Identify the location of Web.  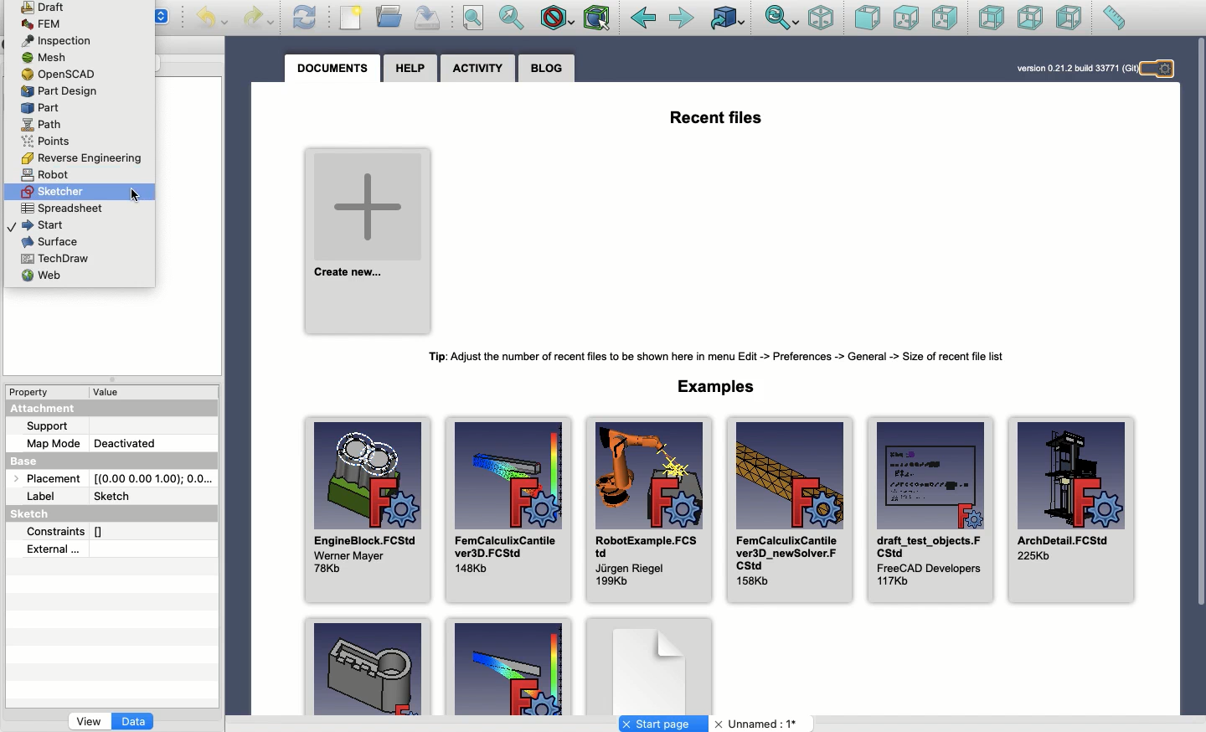
(49, 276).